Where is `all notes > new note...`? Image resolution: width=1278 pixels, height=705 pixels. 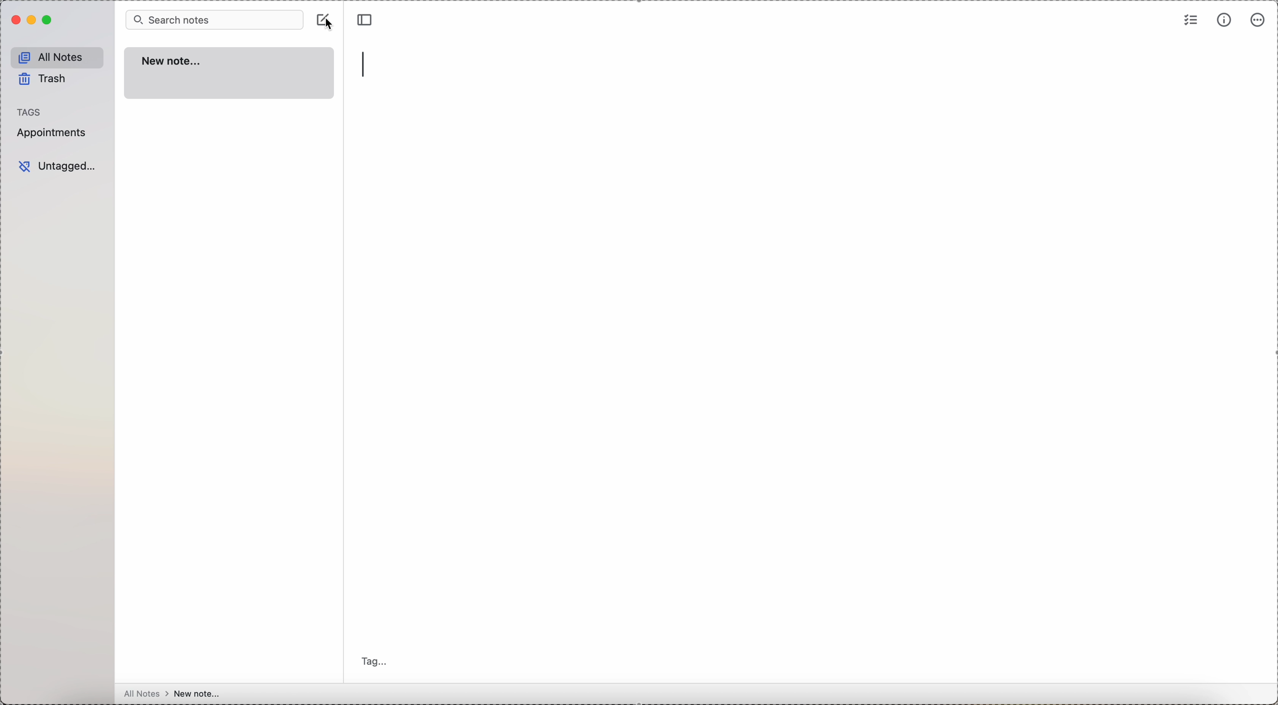
all notes > new note... is located at coordinates (173, 694).